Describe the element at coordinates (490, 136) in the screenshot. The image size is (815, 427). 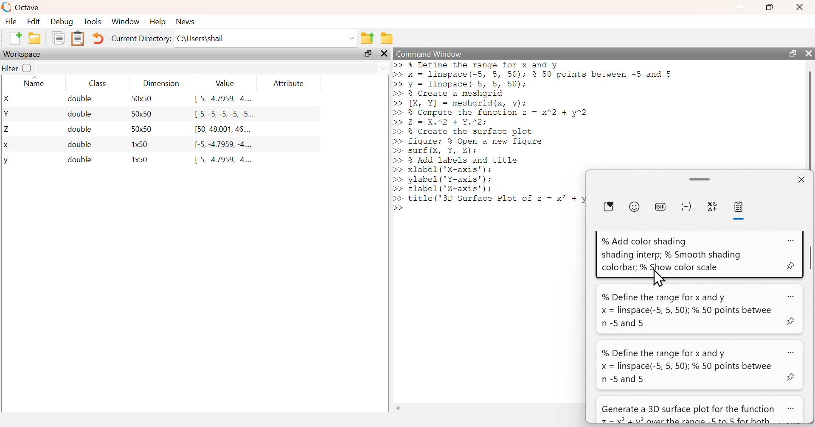
I see `>> % Define the range for x and y>> x = linspace(-5, 5, 50); % 50 points between -5 and 5>> y = linspace(-5, 5, 50):>> % Create a meshgrid>> [X, Y] = meshgrid(x, y):>> % Compute the function z = x"2 + y"2>> Z = X."2 + Y.2;>> % Create the surface plot>> figure; % Open a new figure>> surf (X, Y, Z):>> % Add labels and title>> xlabel ('X-axis');>> ylabel ('Y-axis');>> zlabel('Z-axis'):>> title('3D Surface Plot of z = x? + v2)` at that location.